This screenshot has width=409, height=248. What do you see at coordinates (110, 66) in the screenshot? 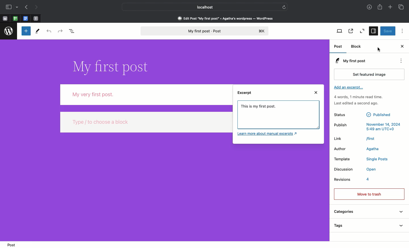
I see `Title` at bounding box center [110, 66].